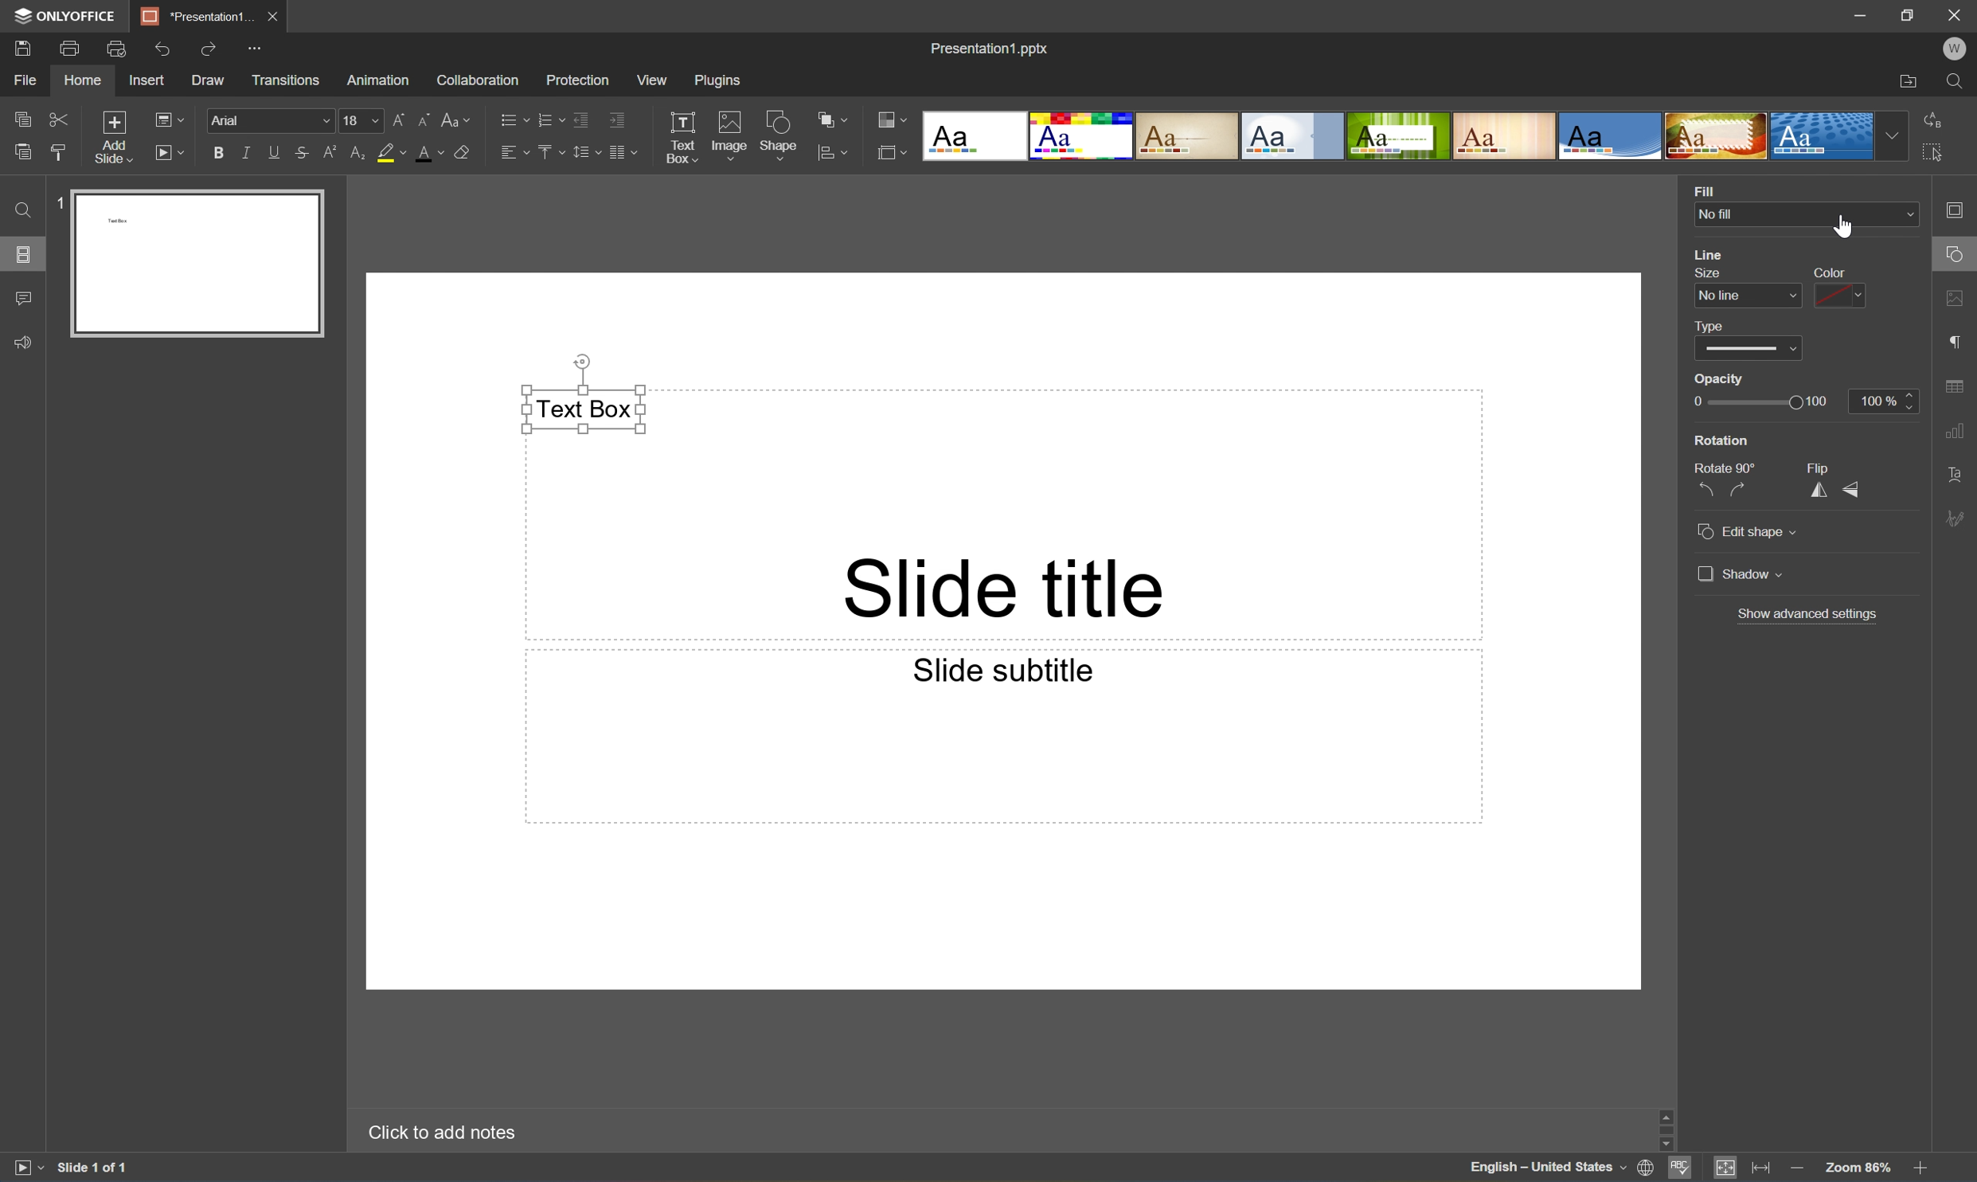 The image size is (1977, 1182). I want to click on Color, so click(1836, 270).